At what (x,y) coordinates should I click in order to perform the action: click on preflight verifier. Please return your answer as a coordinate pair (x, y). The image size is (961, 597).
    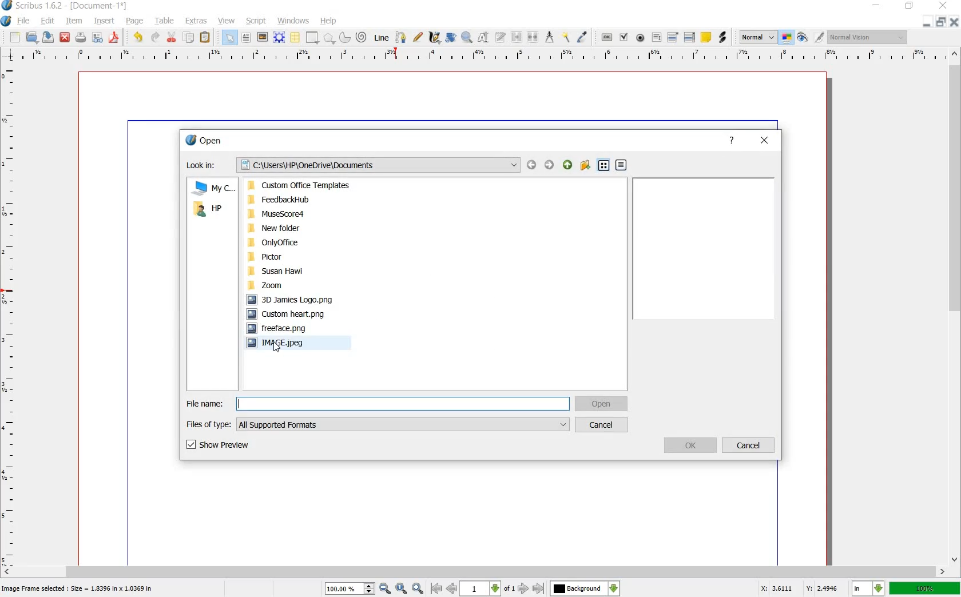
    Looking at the image, I should click on (97, 38).